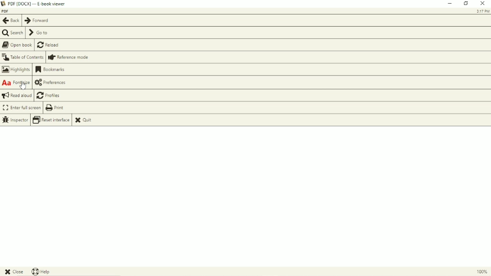  I want to click on Close, so click(483, 4).